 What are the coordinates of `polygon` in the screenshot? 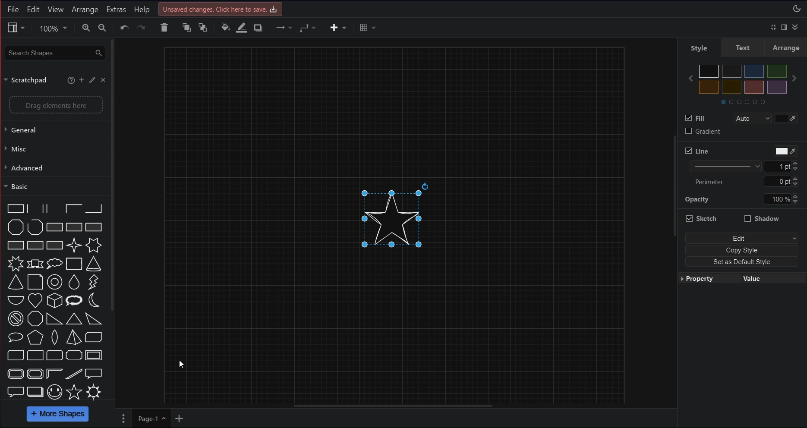 It's located at (16, 227).